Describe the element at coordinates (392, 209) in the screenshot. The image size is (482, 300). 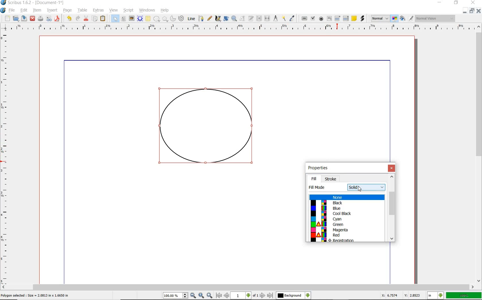
I see `scrollbar` at that location.